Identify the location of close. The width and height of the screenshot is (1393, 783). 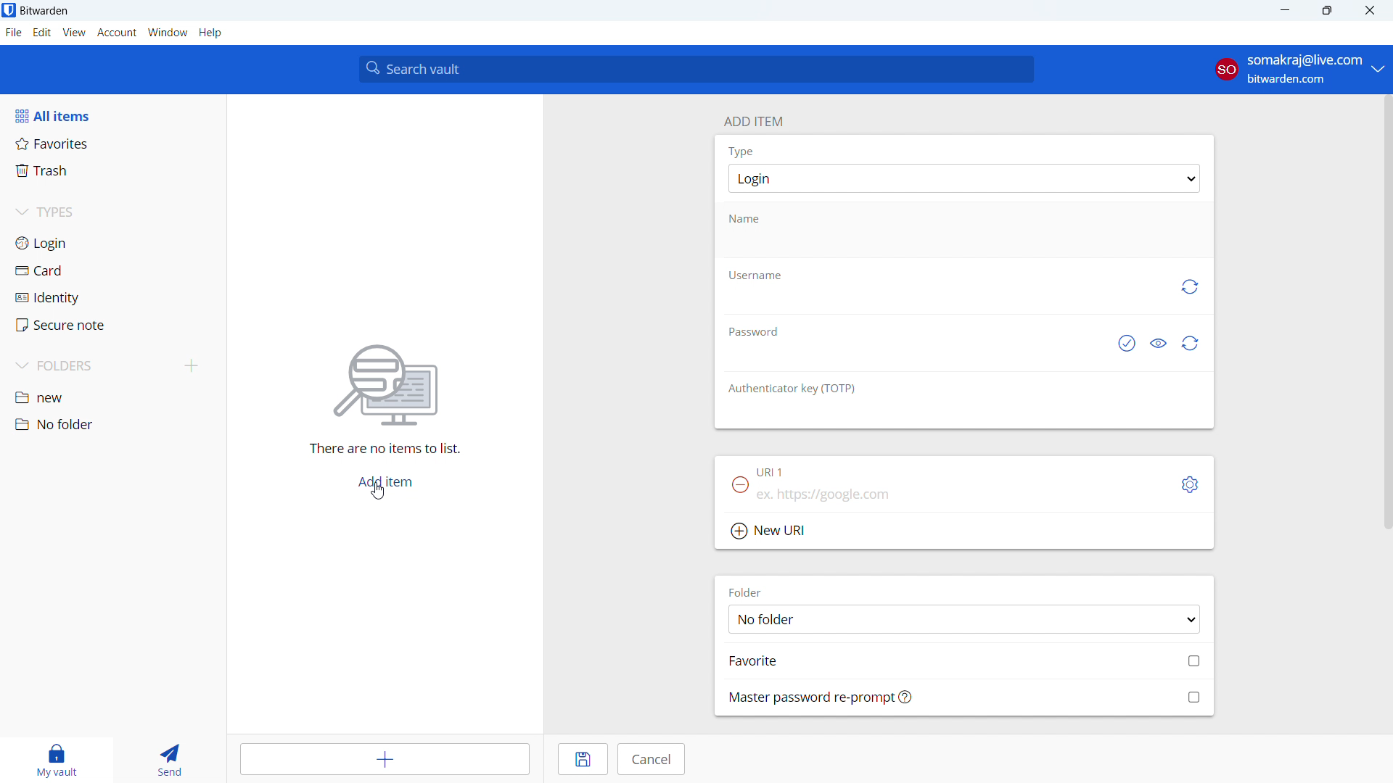
(1370, 11).